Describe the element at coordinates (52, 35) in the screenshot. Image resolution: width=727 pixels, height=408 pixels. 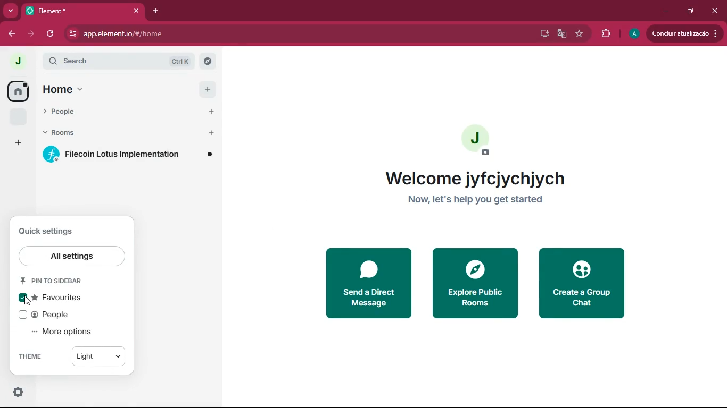
I see `refresh` at that location.